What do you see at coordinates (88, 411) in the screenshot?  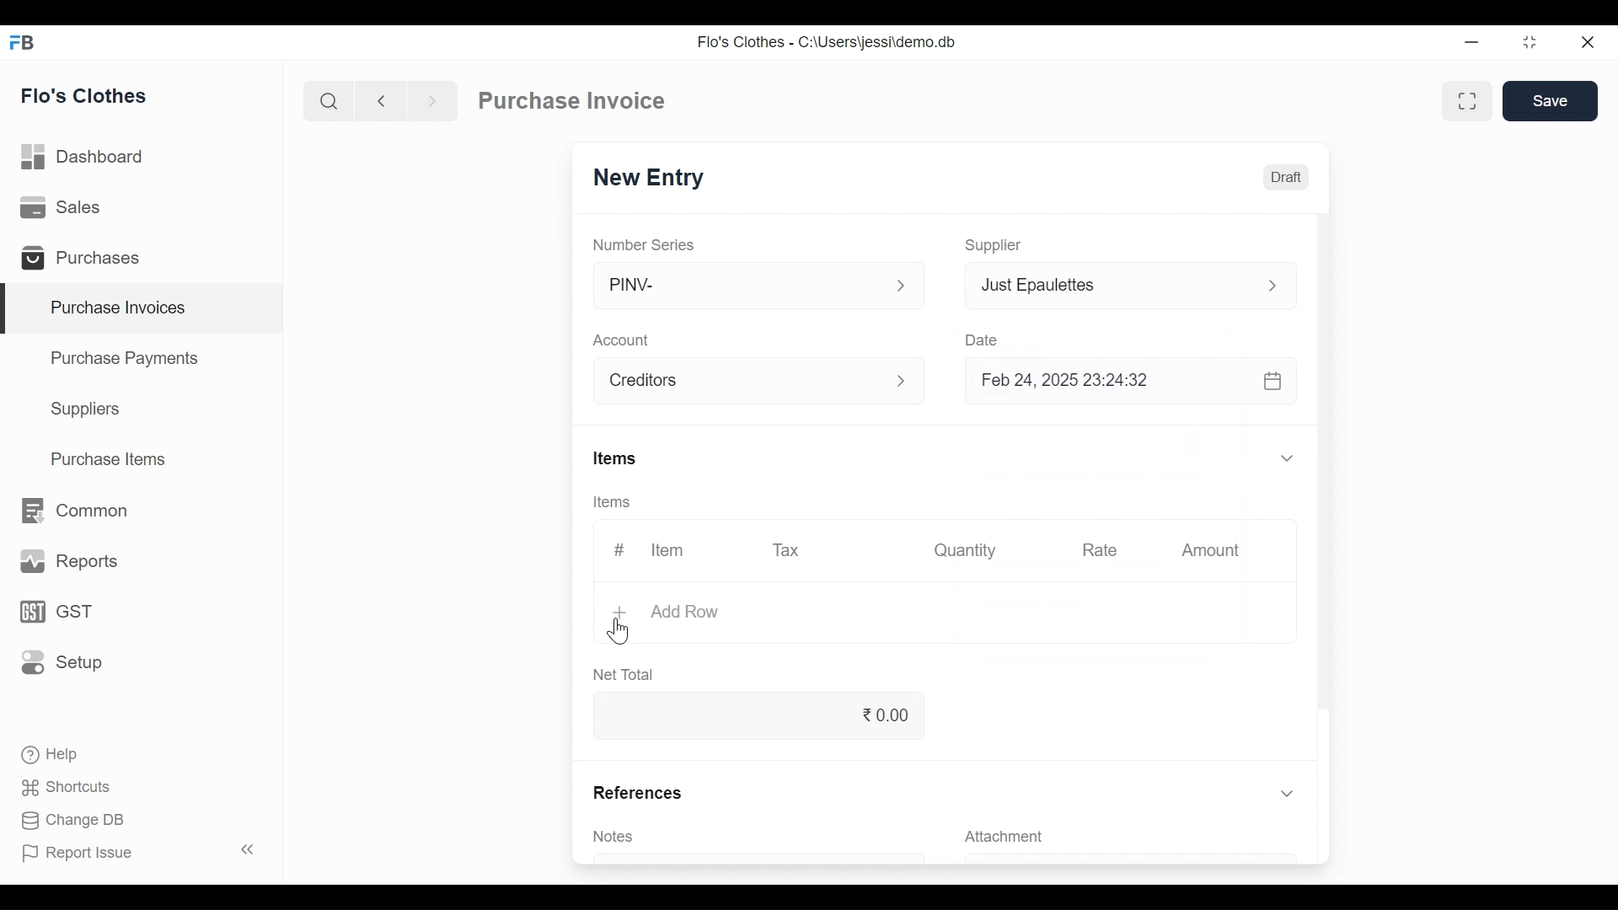 I see `Suppliers` at bounding box center [88, 411].